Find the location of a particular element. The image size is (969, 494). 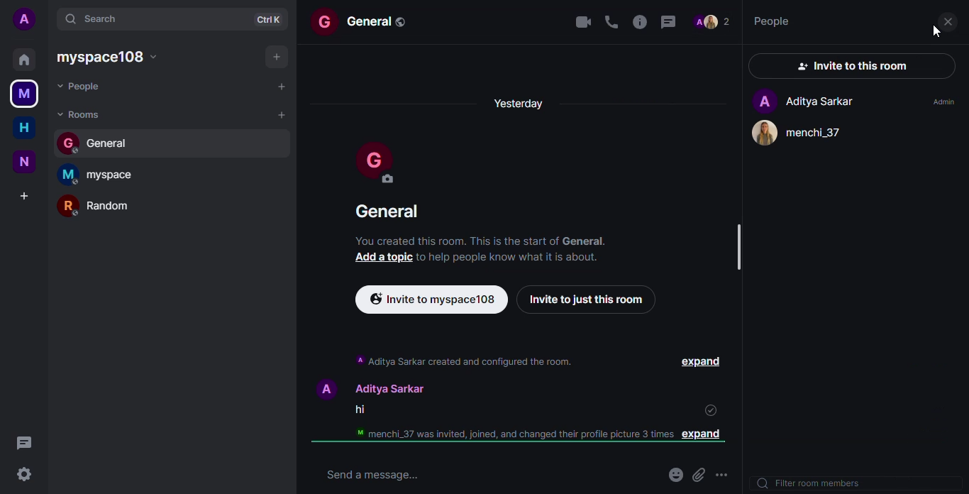

search is located at coordinates (96, 17).